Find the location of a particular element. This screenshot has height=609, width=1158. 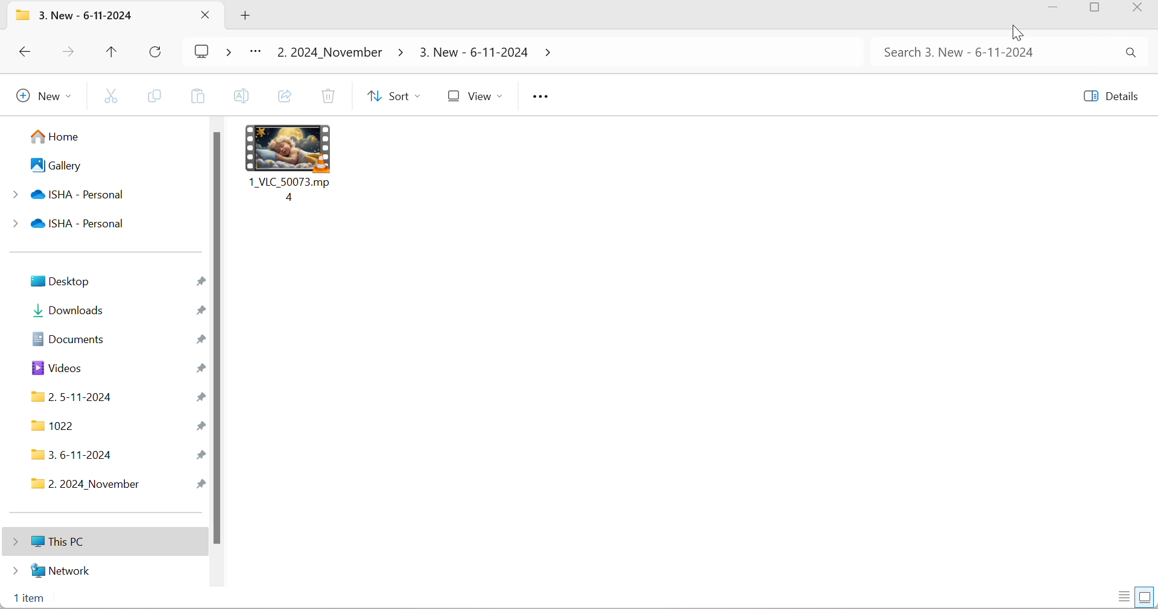

Gallery is located at coordinates (57, 166).